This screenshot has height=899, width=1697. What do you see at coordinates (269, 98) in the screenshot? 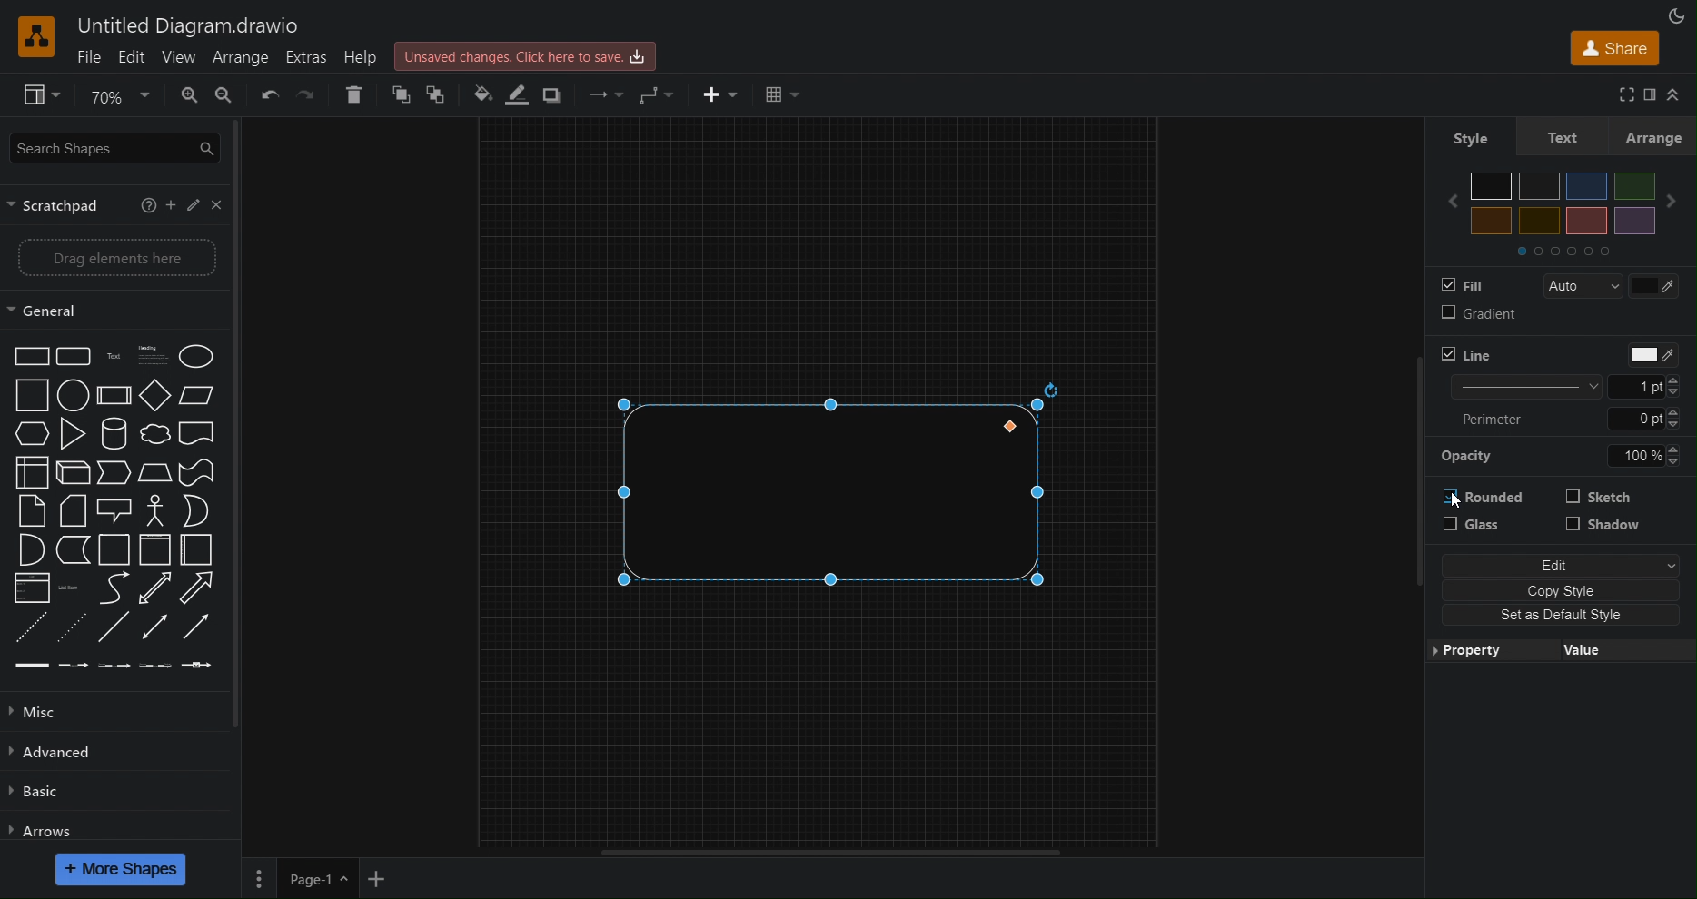
I see `Undo` at bounding box center [269, 98].